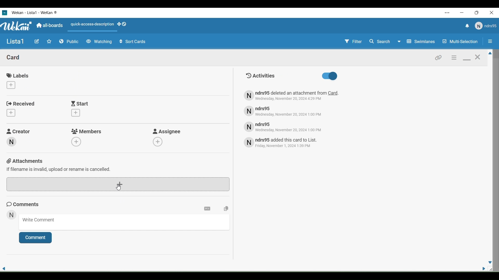 The image size is (499, 280). Describe the element at coordinates (485, 26) in the screenshot. I see `User` at that location.